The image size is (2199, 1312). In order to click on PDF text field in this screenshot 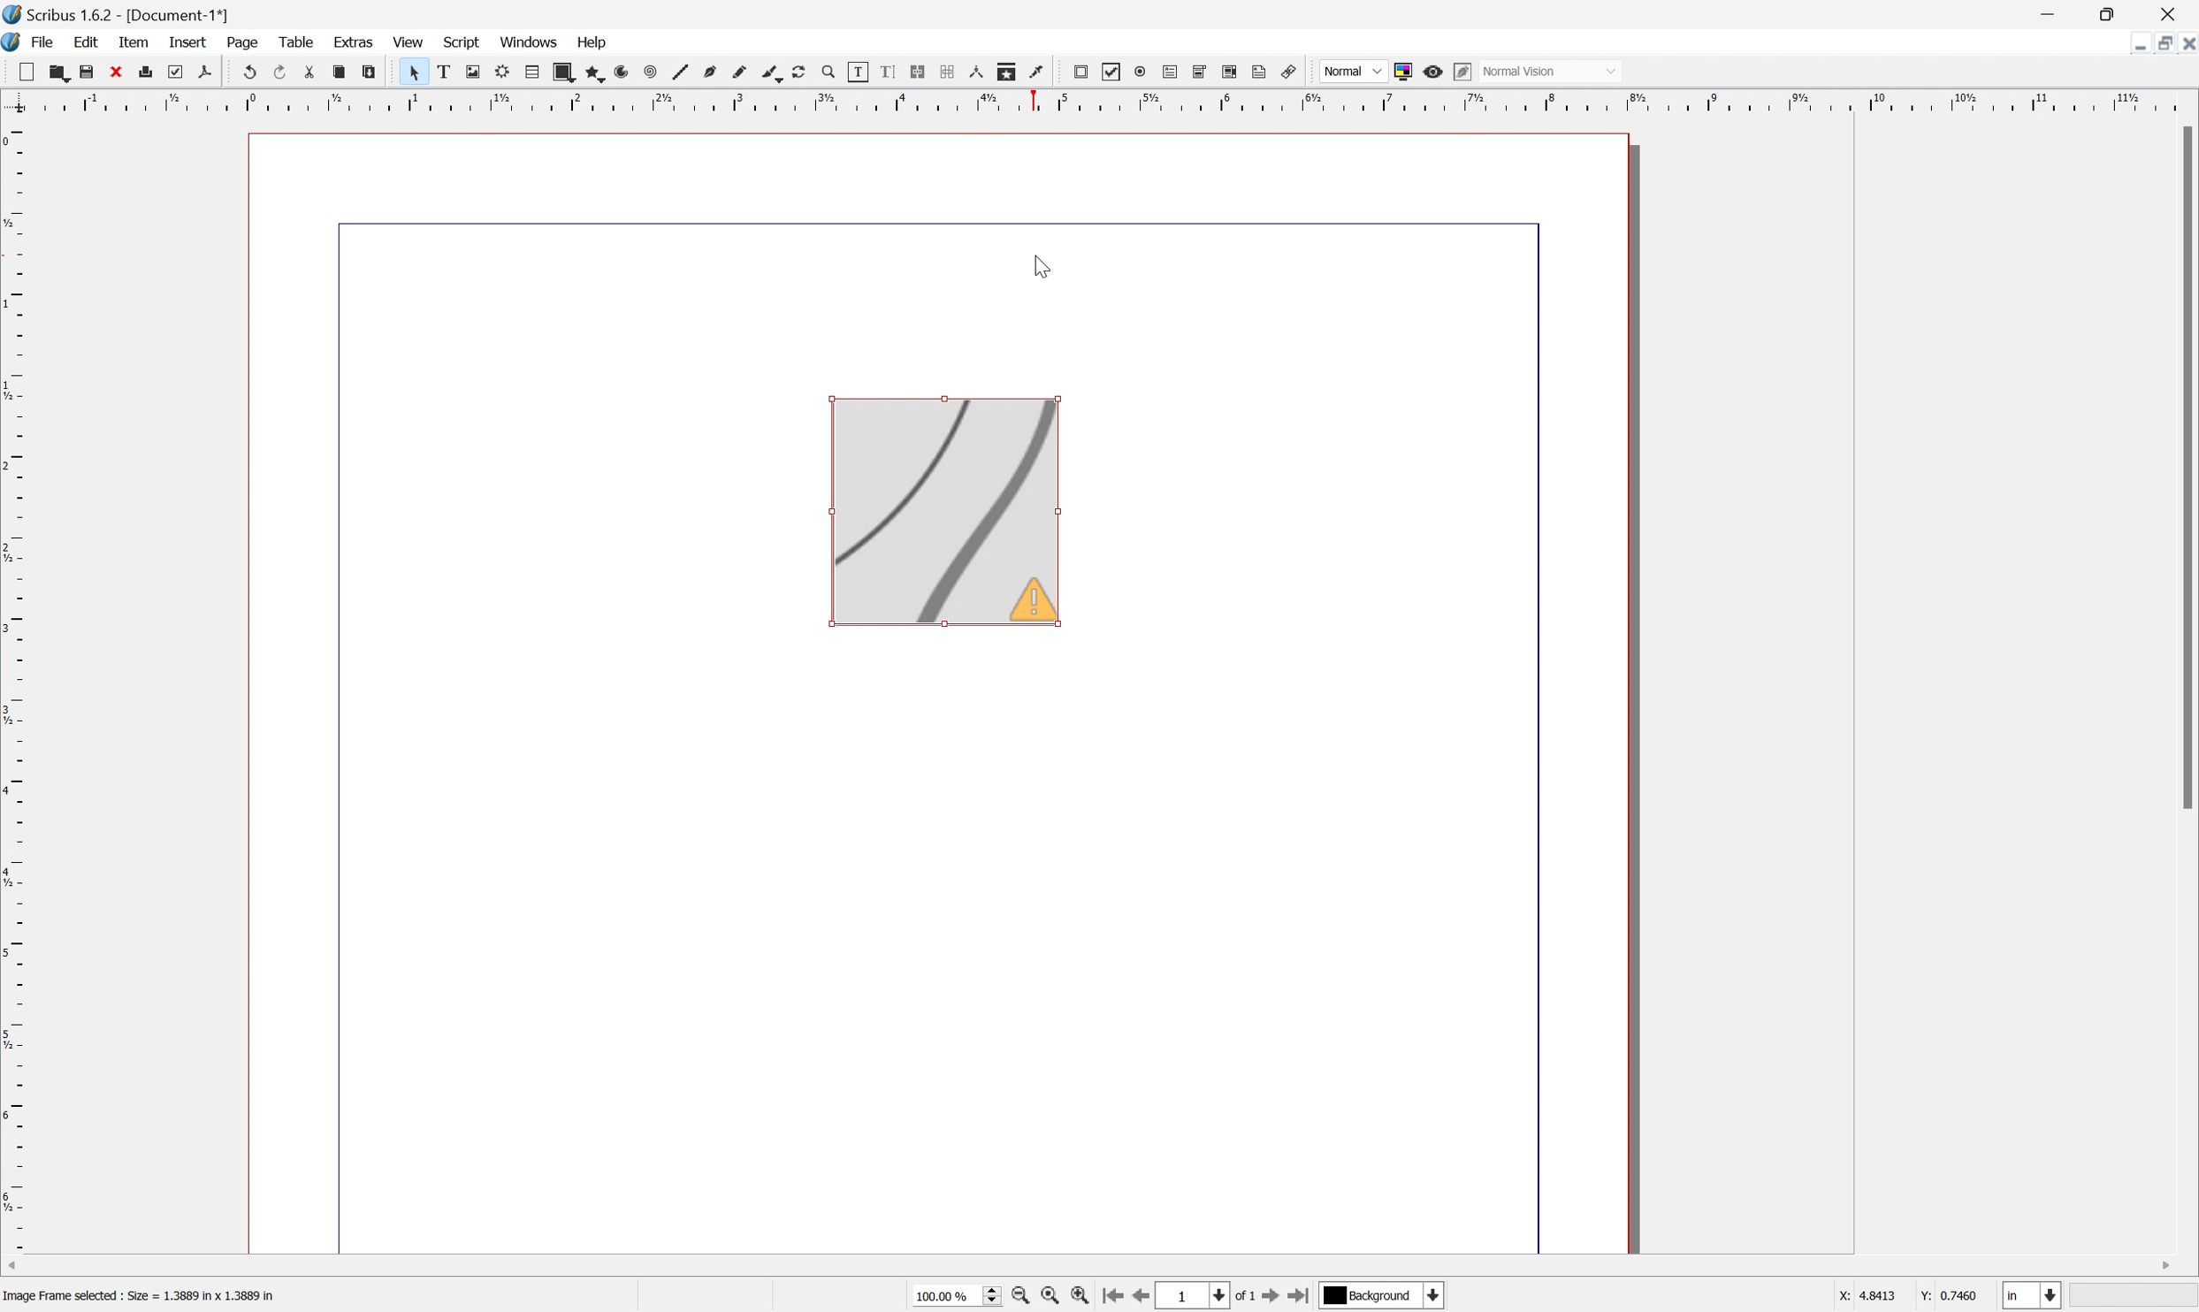, I will do `click(1173, 68)`.